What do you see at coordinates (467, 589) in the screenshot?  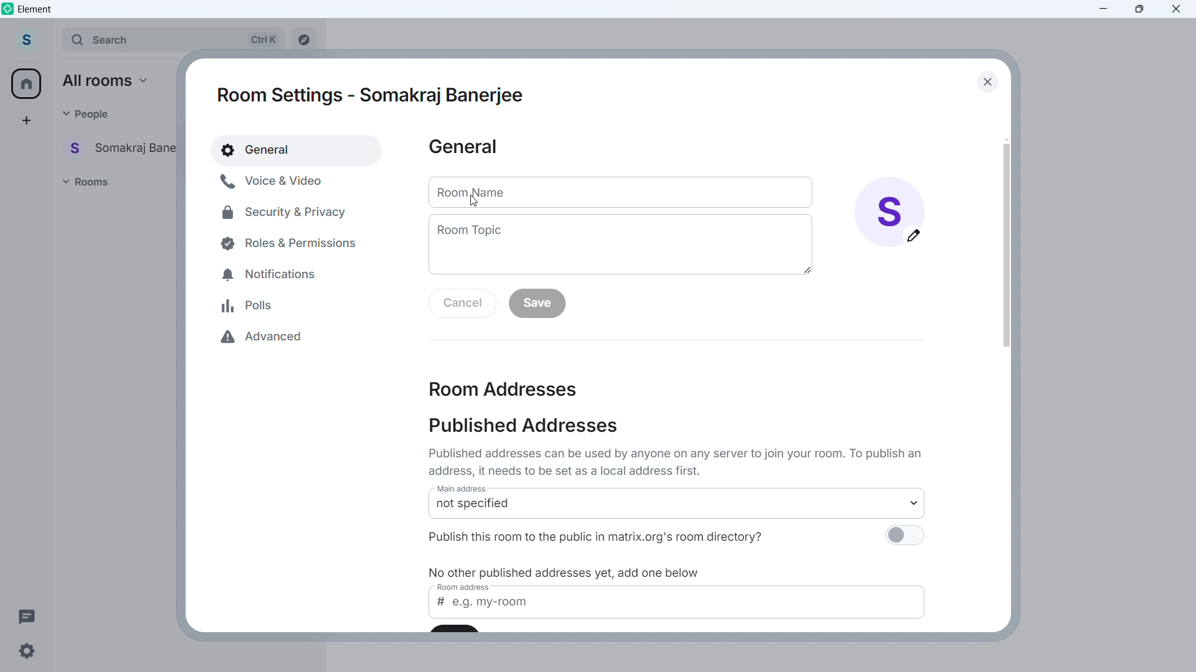 I see `room address ` at bounding box center [467, 589].